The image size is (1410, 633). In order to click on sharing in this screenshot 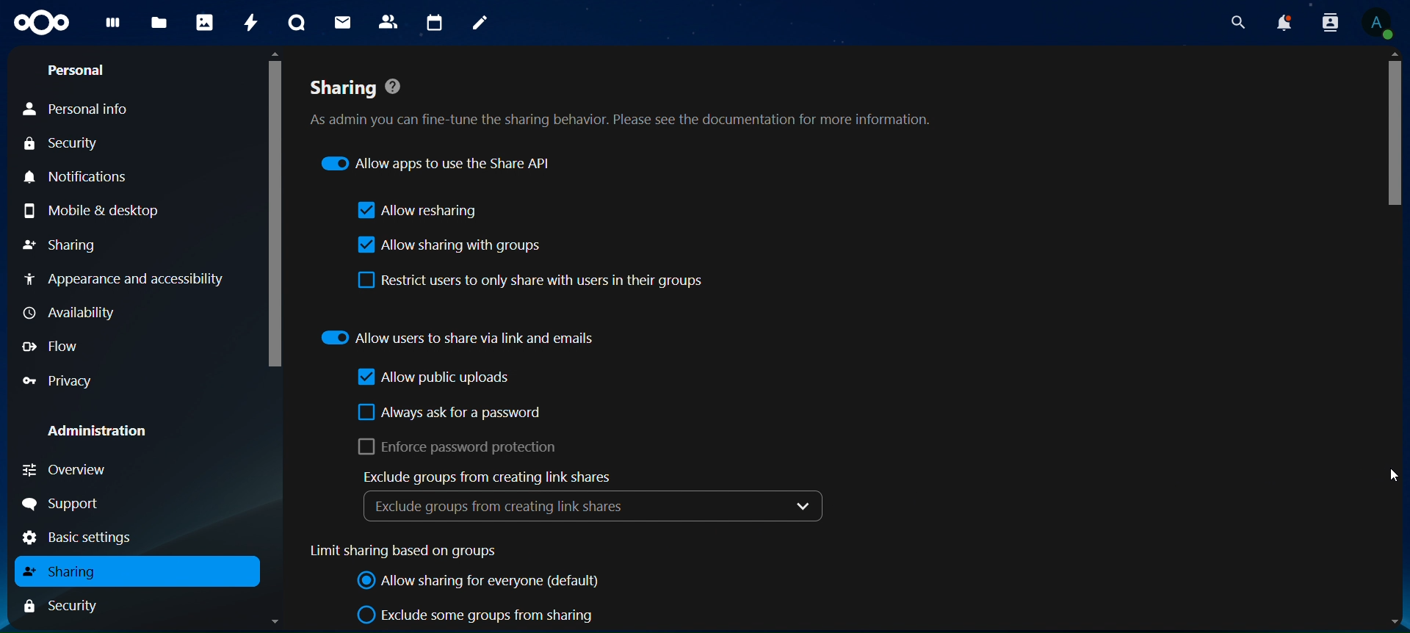, I will do `click(62, 246)`.